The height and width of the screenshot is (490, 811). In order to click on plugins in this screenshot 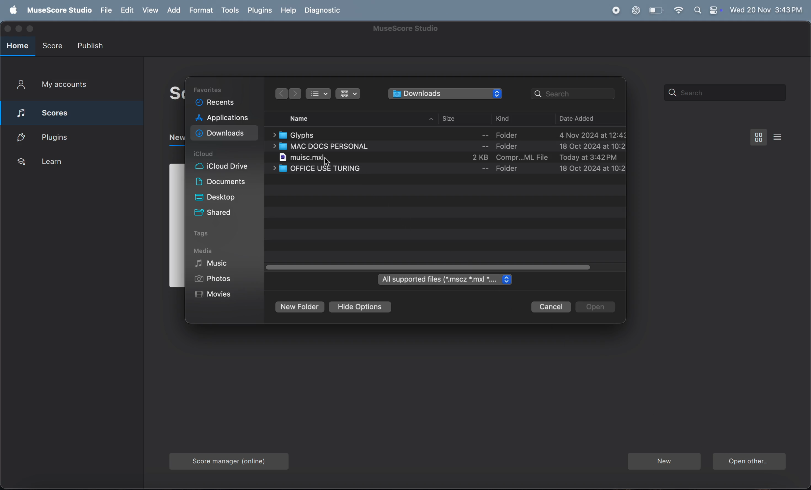, I will do `click(261, 11)`.